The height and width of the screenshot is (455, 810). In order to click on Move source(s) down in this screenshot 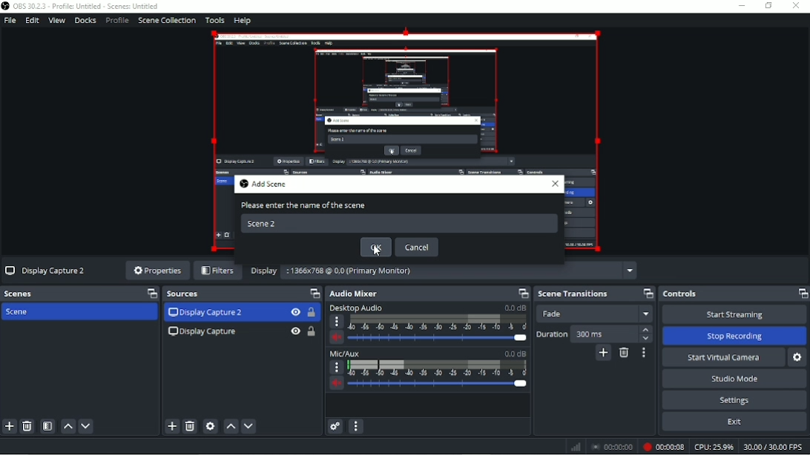, I will do `click(248, 426)`.